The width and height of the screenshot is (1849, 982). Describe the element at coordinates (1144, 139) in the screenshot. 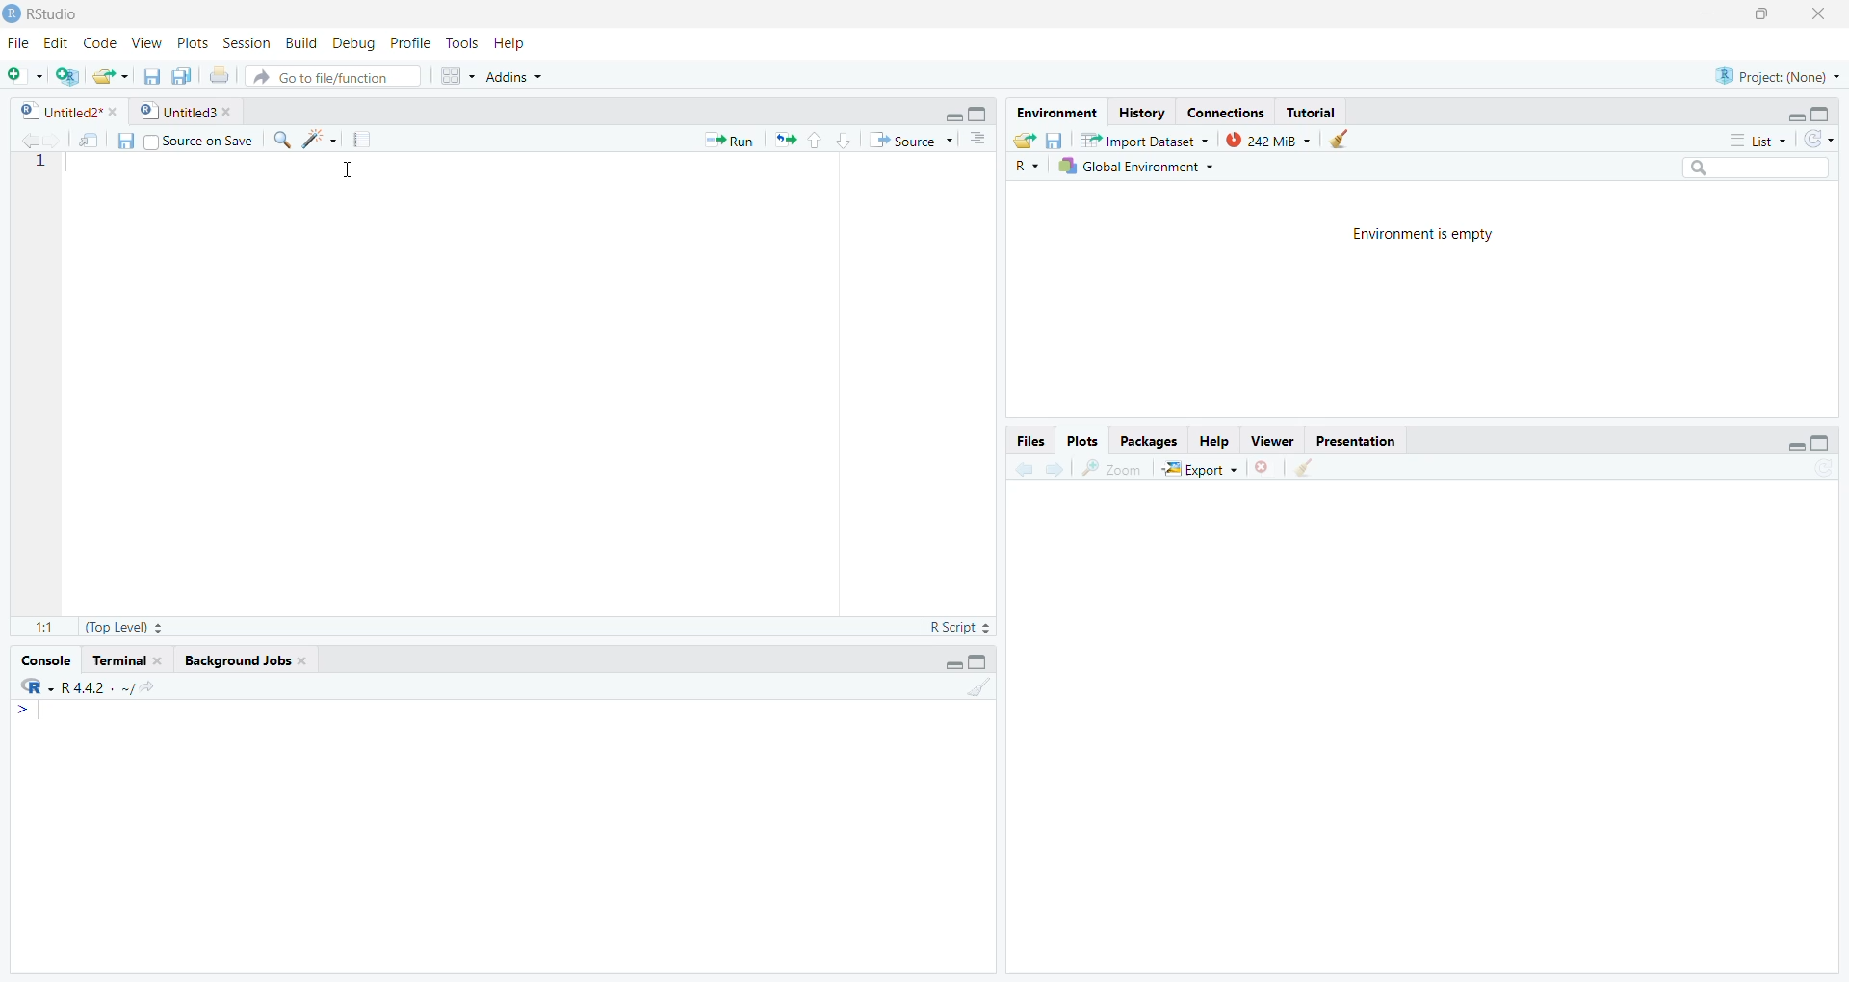

I see `Import Dataset ` at that location.